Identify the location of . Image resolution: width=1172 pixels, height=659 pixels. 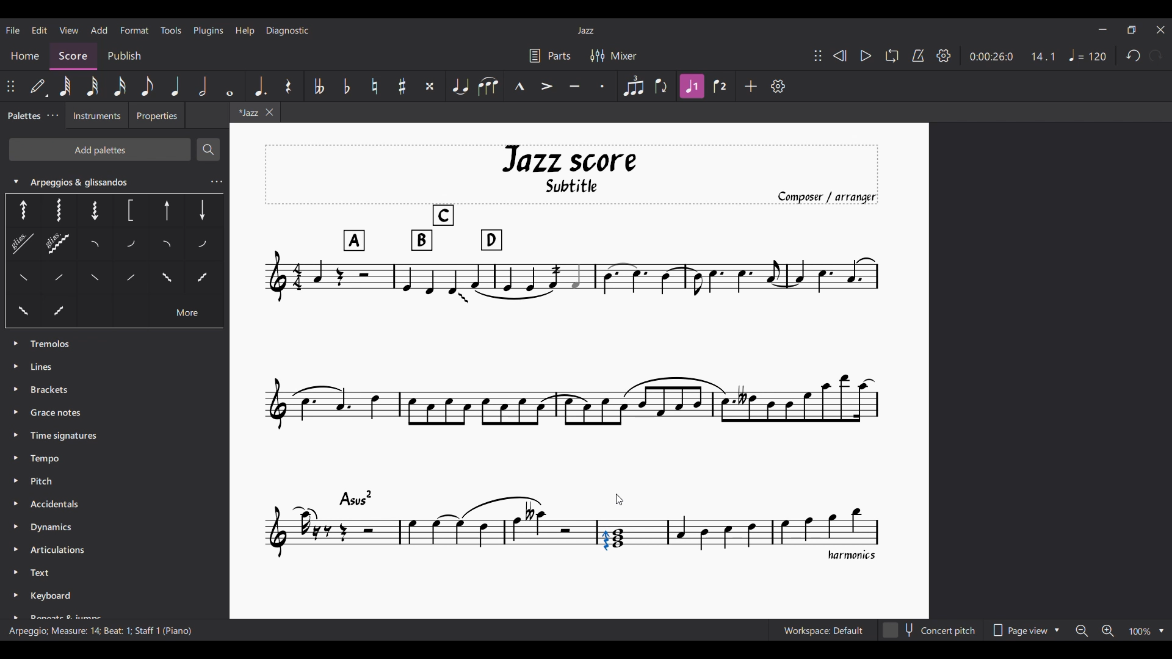
(165, 247).